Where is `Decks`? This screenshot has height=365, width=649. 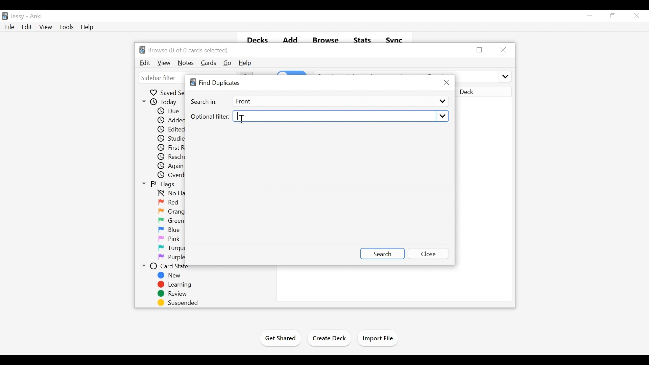
Decks is located at coordinates (255, 38).